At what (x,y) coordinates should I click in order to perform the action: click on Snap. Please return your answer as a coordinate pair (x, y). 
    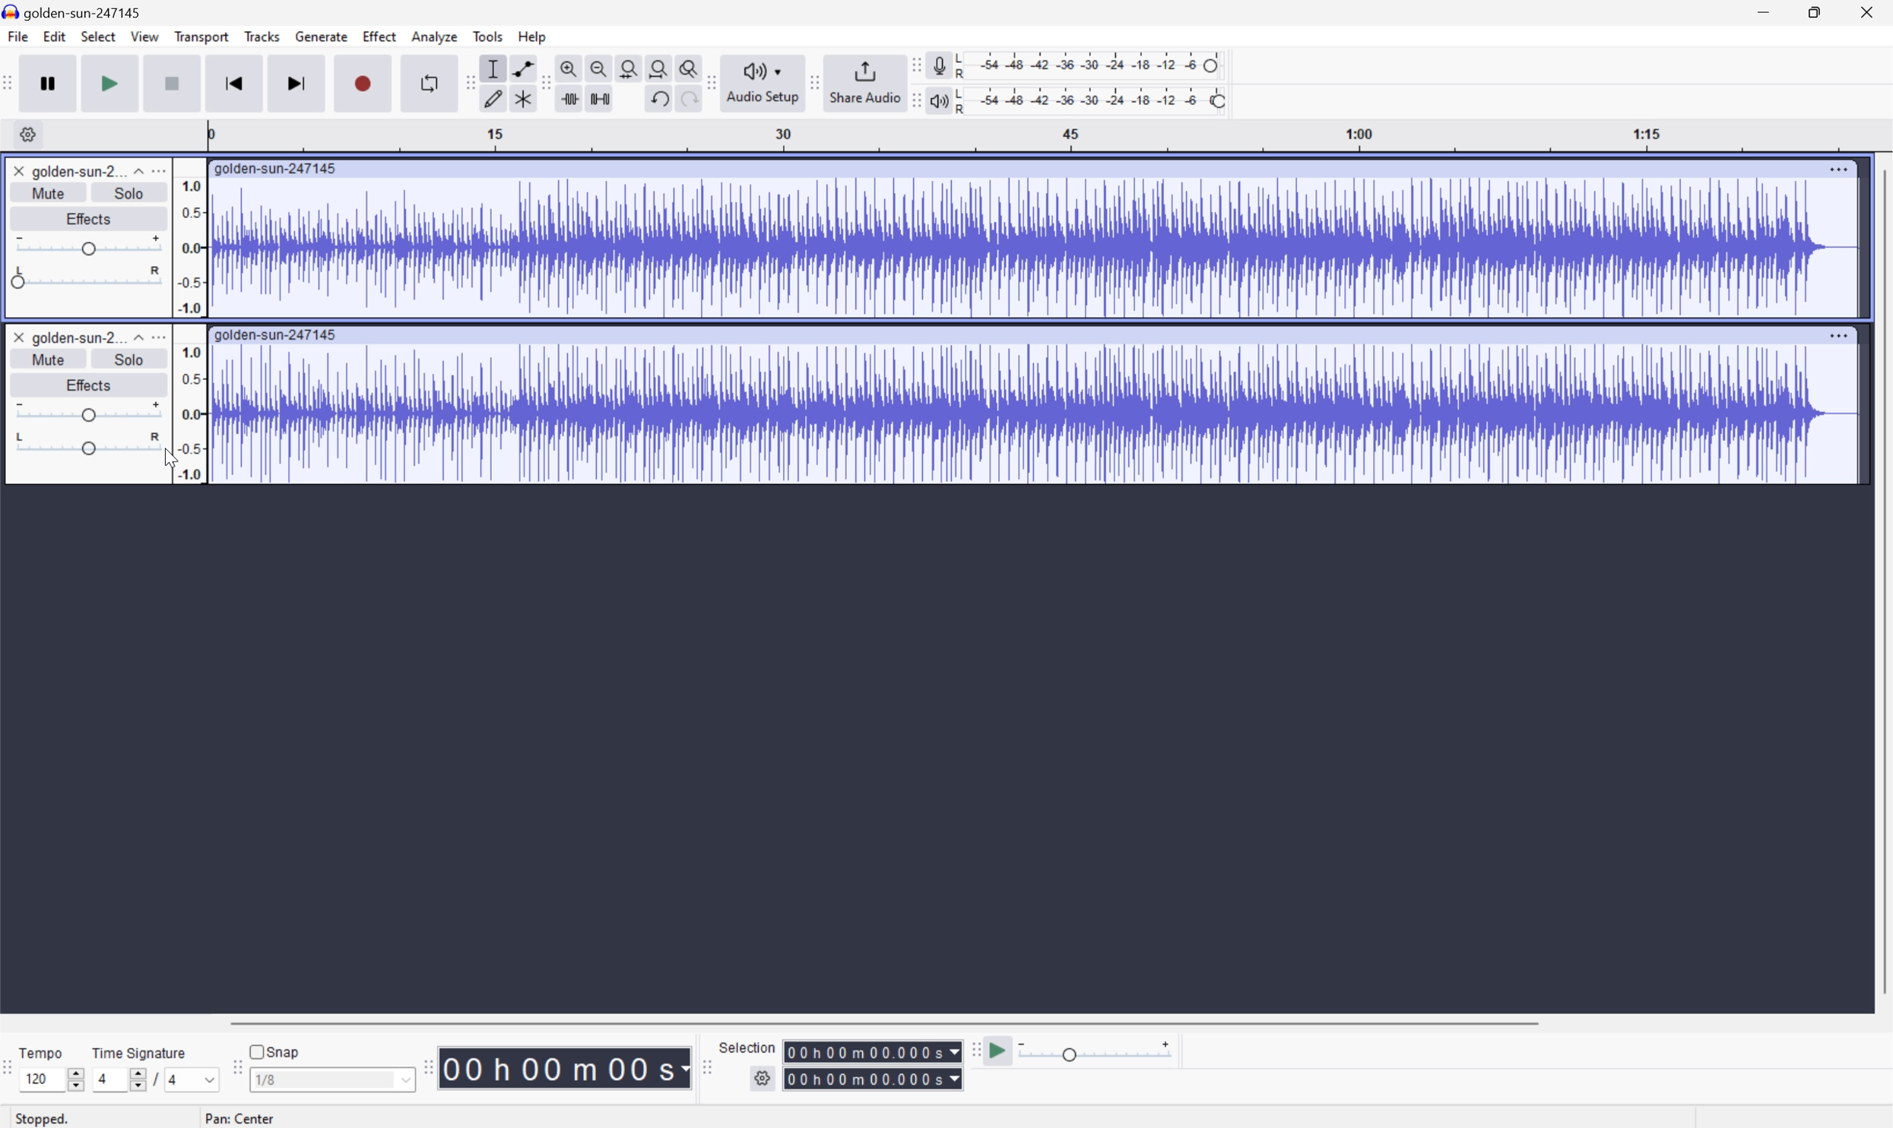
    Looking at the image, I should click on (276, 1051).